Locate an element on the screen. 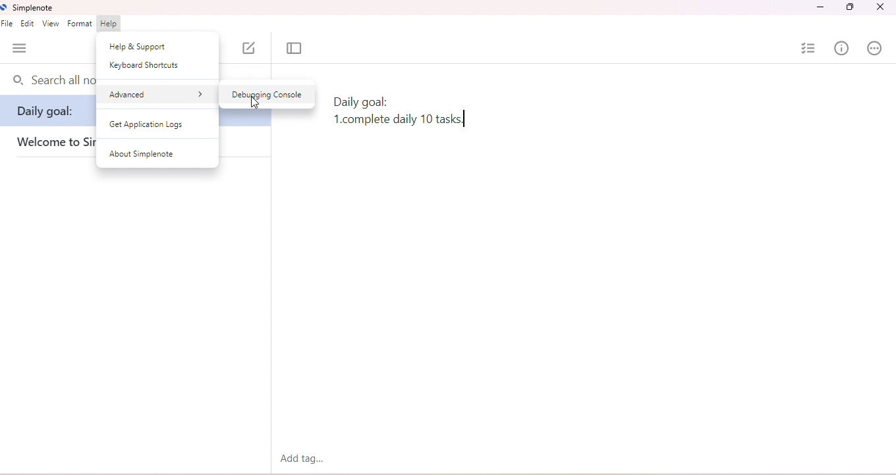 The width and height of the screenshot is (896, 475). menu is located at coordinates (20, 49).